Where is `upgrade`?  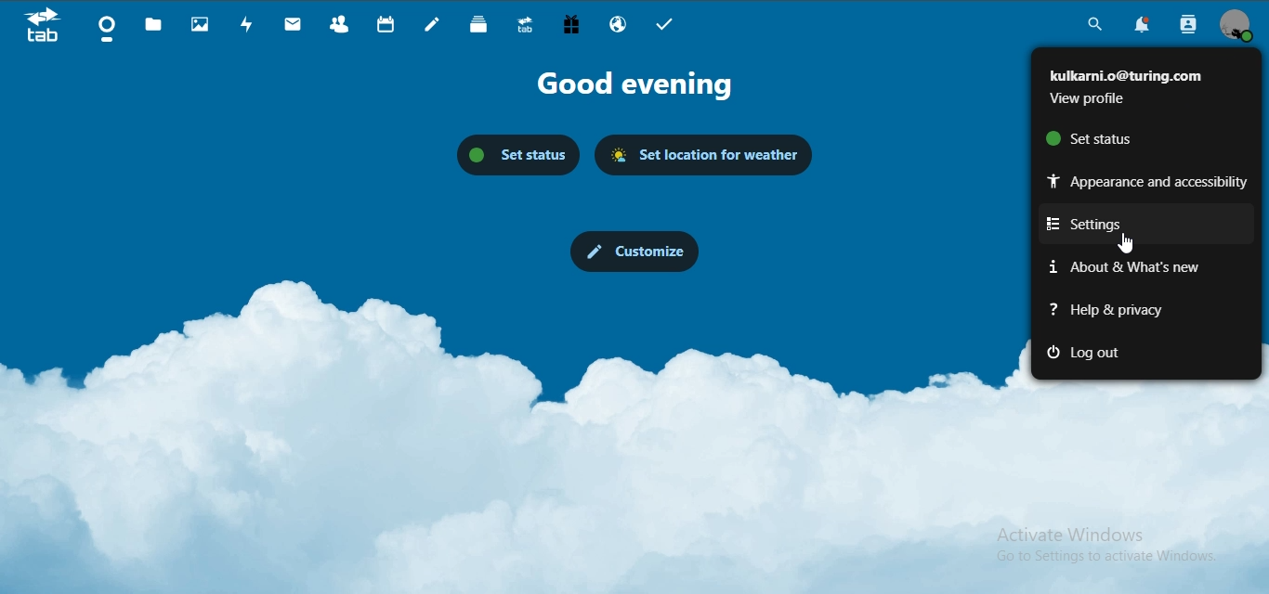 upgrade is located at coordinates (528, 27).